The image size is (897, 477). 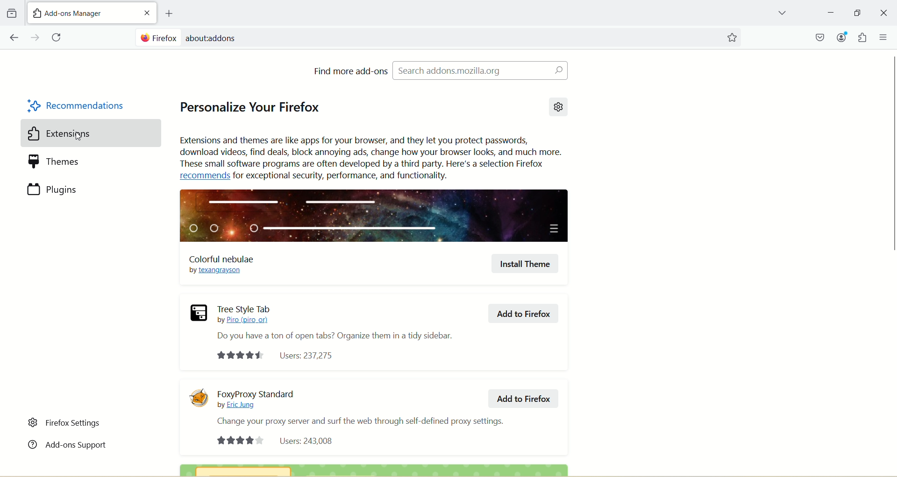 What do you see at coordinates (277, 440) in the screenshot?
I see `Users: 243,008` at bounding box center [277, 440].